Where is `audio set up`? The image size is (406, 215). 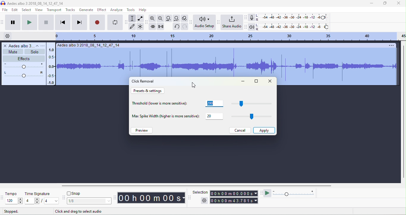 audio set up is located at coordinates (204, 22).